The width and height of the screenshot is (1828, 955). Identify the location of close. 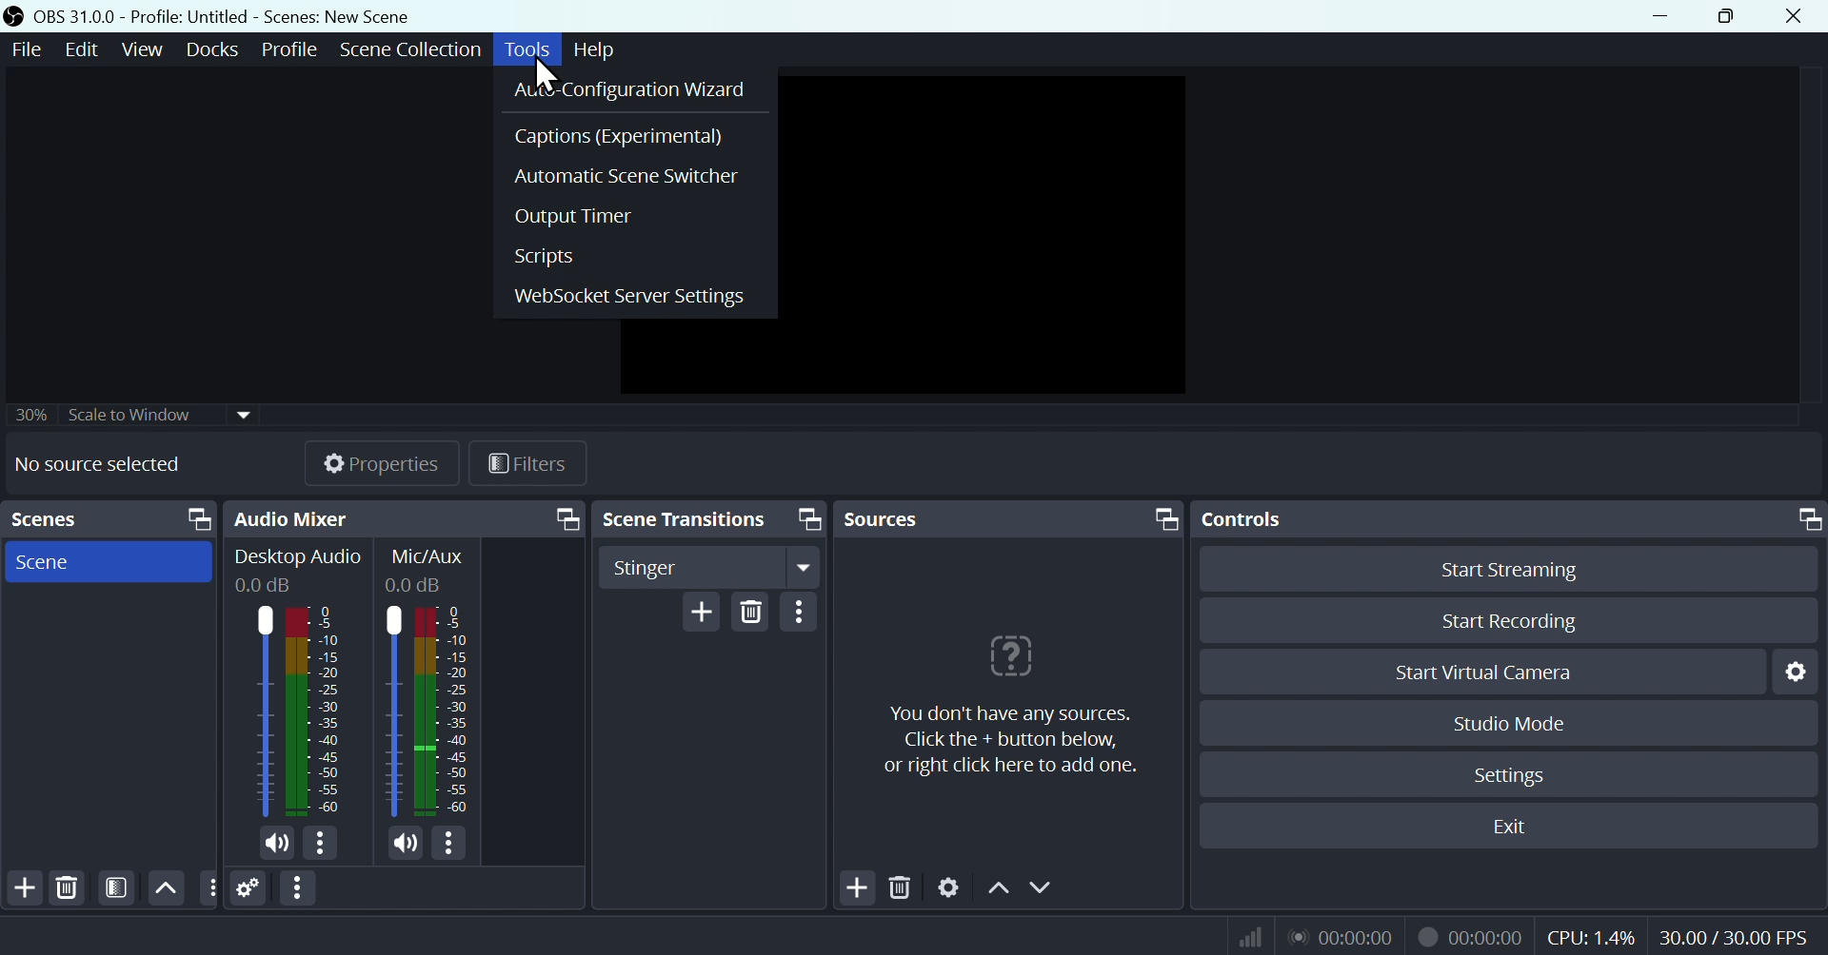
(1798, 16).